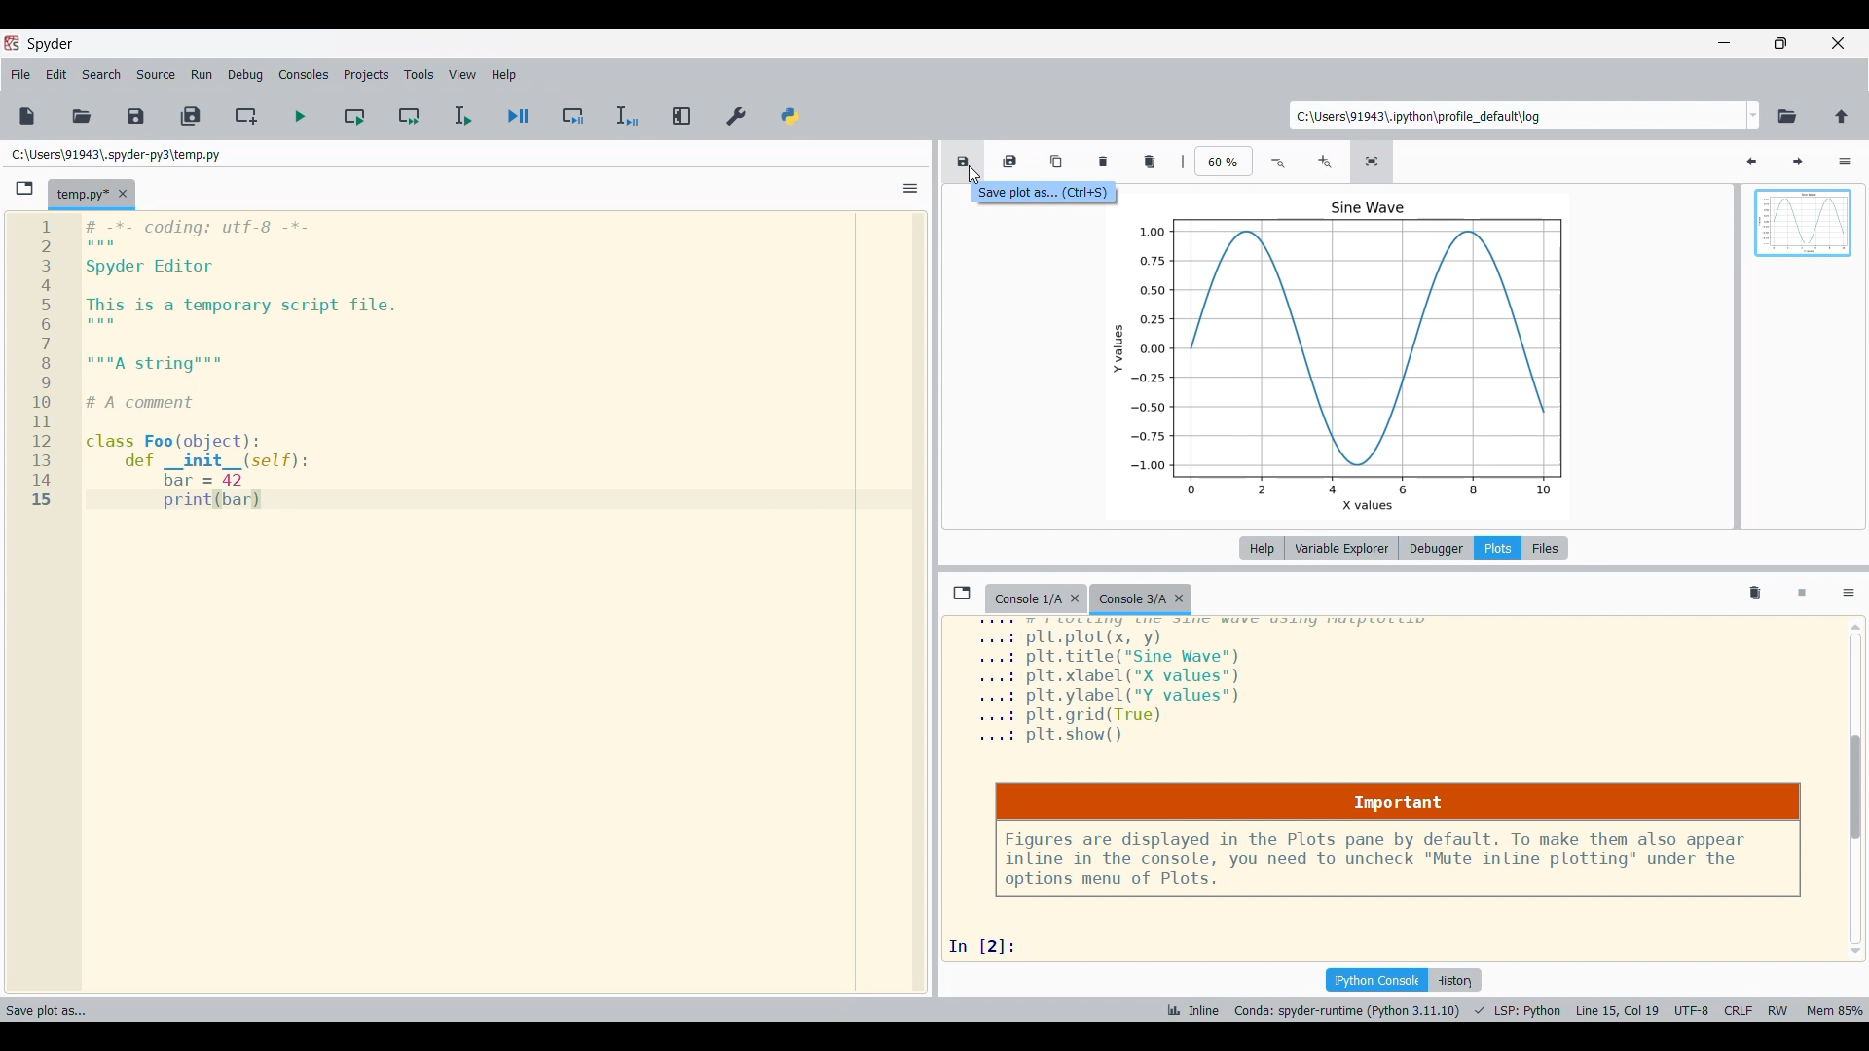  What do you see at coordinates (136, 117) in the screenshot?
I see `Save file` at bounding box center [136, 117].